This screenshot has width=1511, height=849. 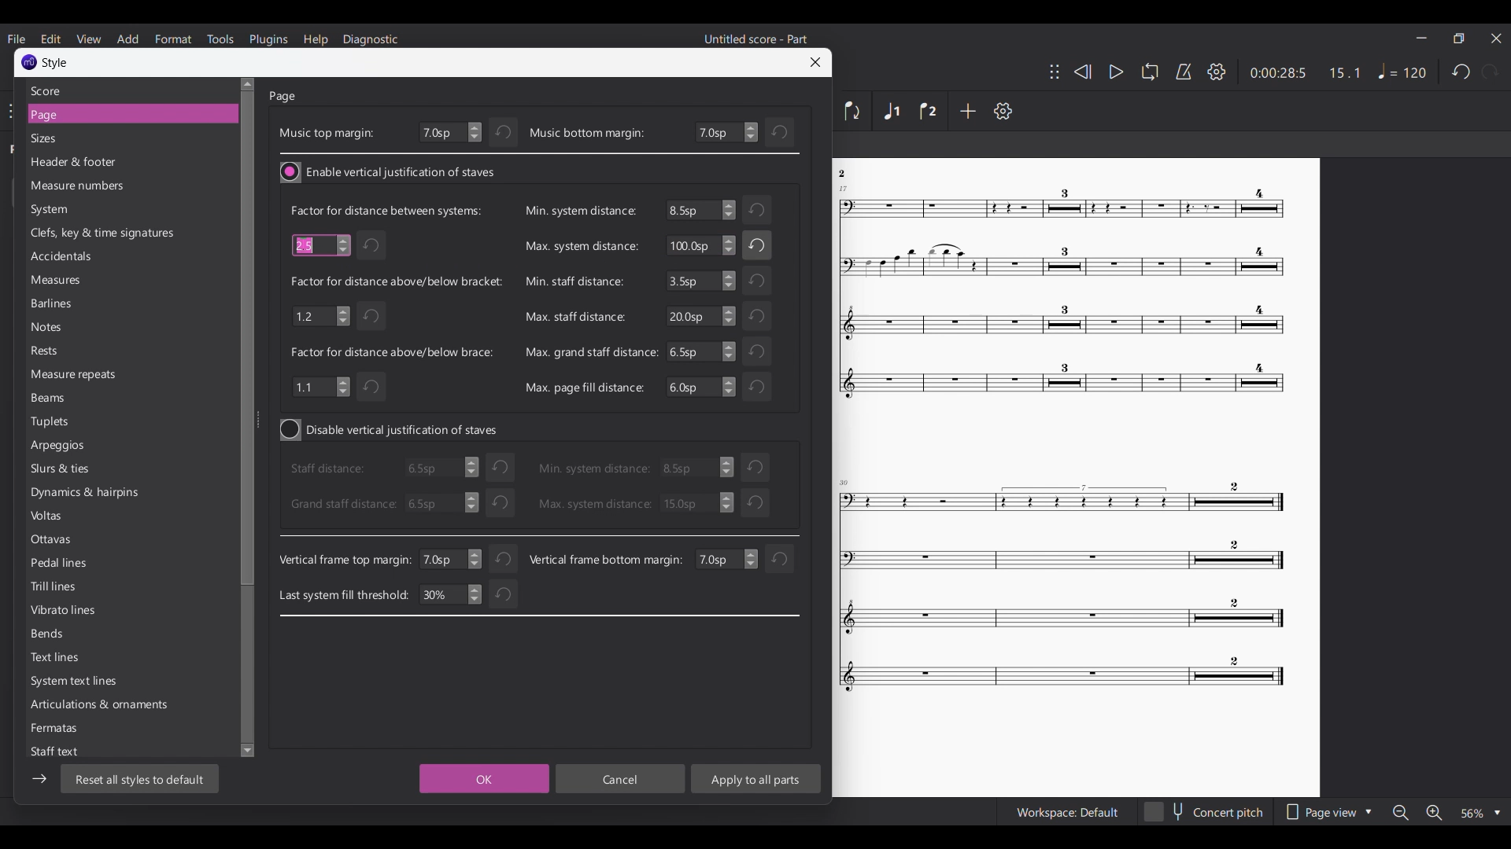 I want to click on Max. grand staff distance, so click(x=591, y=351).